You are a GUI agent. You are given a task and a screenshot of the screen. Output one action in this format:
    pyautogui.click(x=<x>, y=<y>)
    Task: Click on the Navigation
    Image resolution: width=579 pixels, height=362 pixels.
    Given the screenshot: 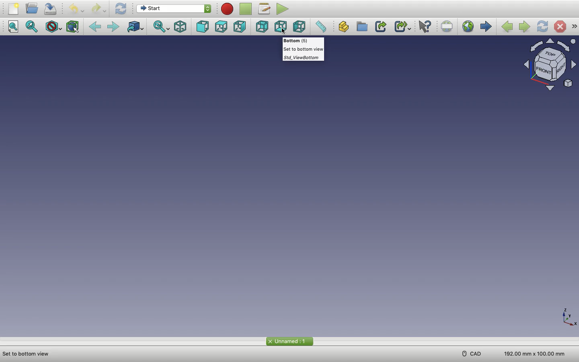 What is the action you would take?
    pyautogui.click(x=574, y=27)
    